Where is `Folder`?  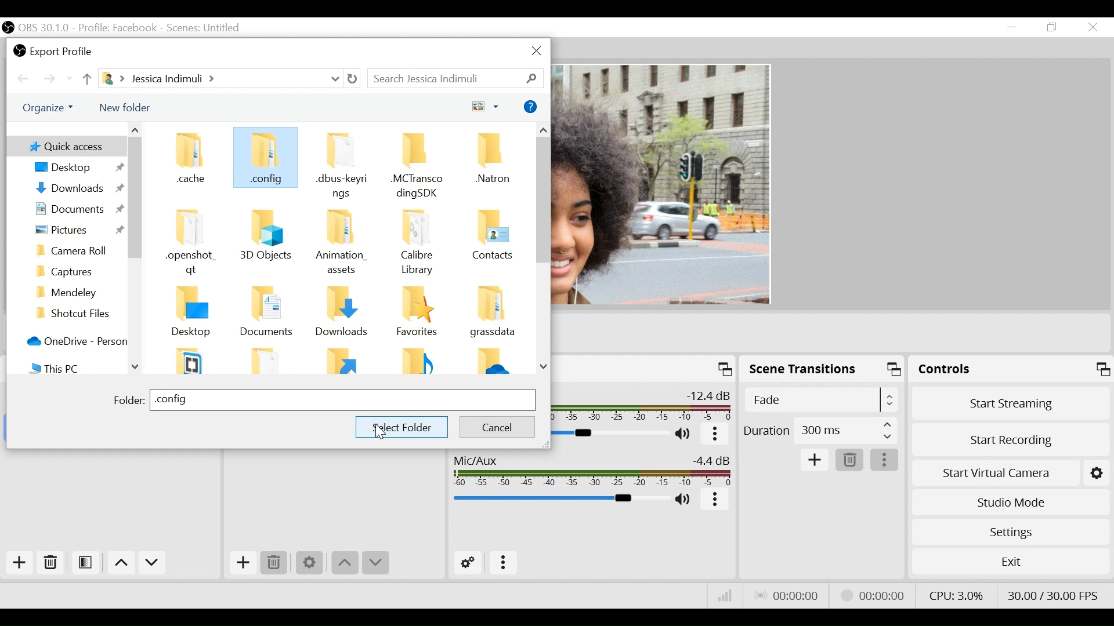
Folder is located at coordinates (489, 165).